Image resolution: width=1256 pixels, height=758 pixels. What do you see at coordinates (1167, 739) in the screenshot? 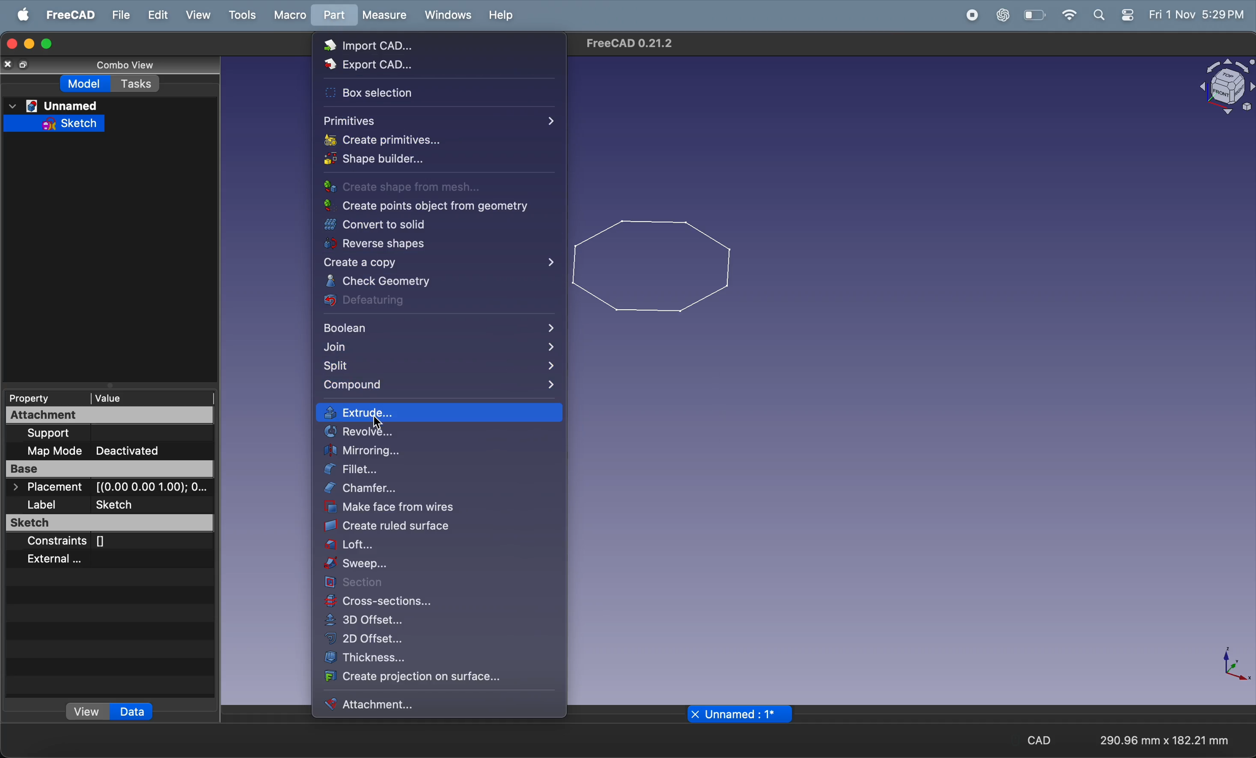
I see `aspect ratio` at bounding box center [1167, 739].